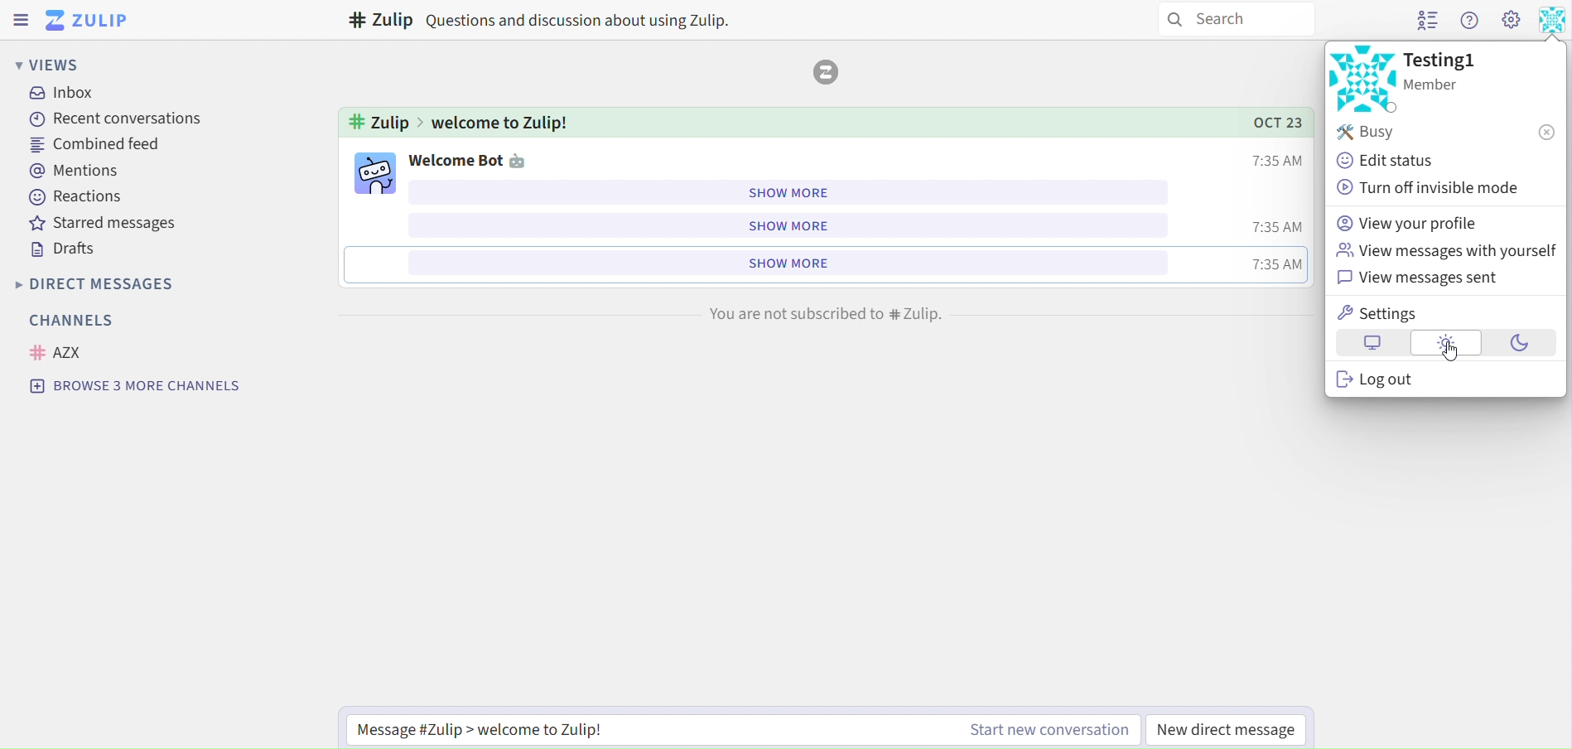 This screenshot has height=749, width=1572. Describe the element at coordinates (1370, 344) in the screenshot. I see `default theme` at that location.